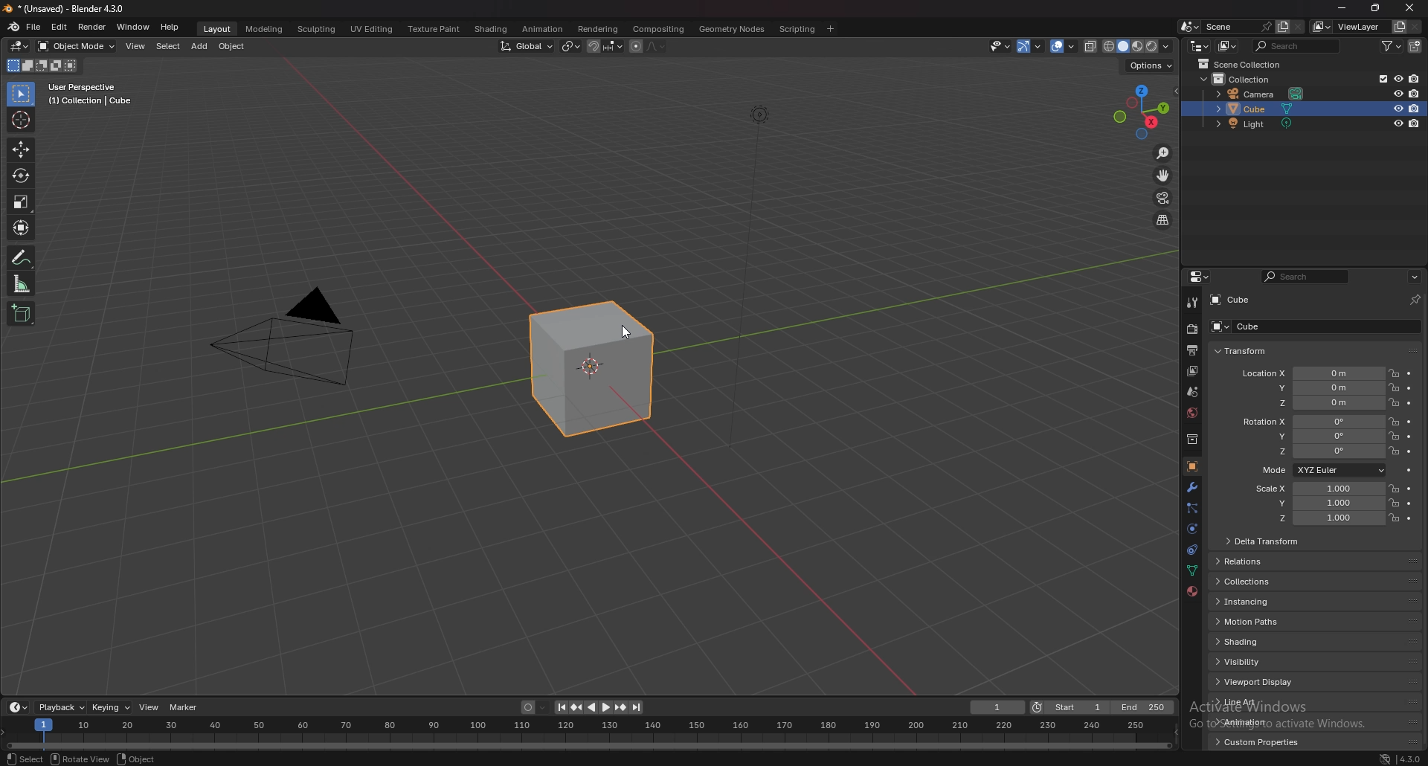 Image resolution: width=1428 pixels, height=766 pixels. Describe the element at coordinates (1393, 451) in the screenshot. I see `lock` at that location.